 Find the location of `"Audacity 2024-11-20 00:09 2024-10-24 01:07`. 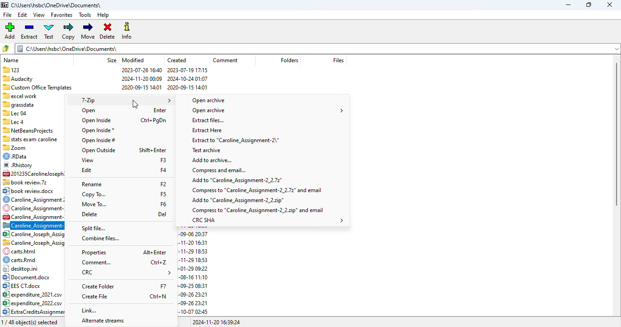

"Audacity 2024-11-20 00:09 2024-10-24 01:07 is located at coordinates (104, 78).